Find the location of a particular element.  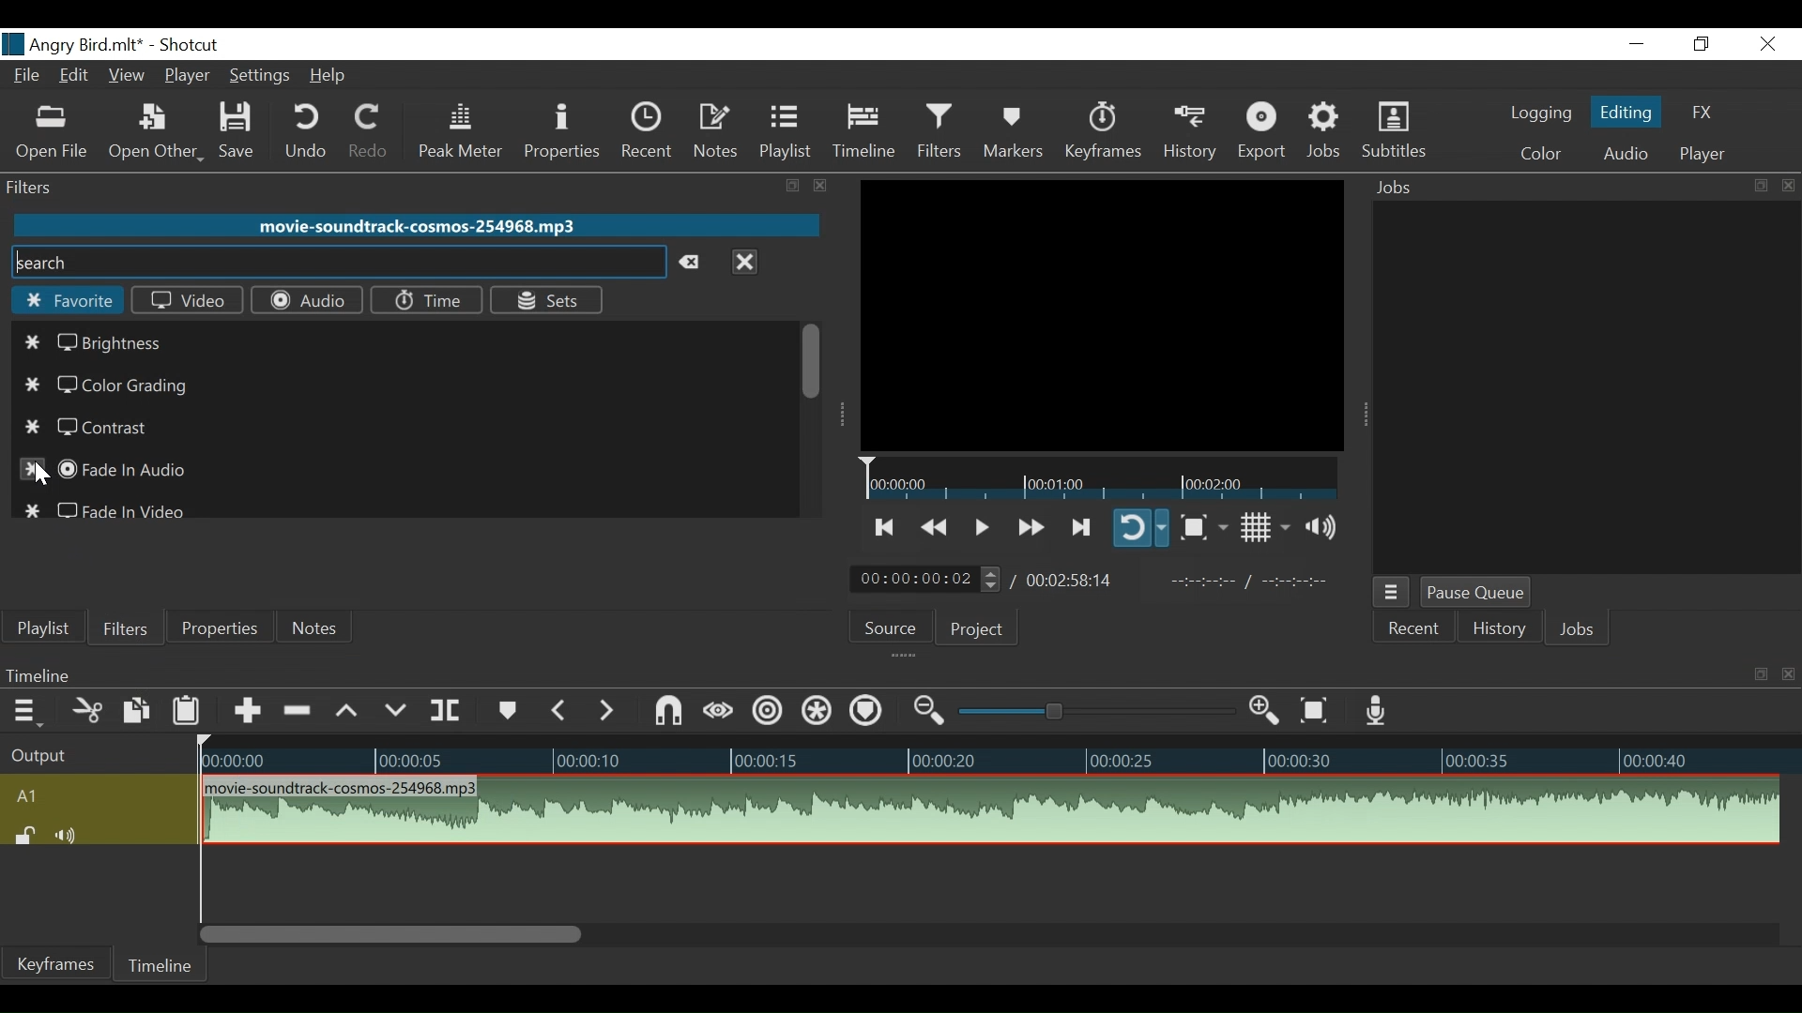

Zoom timeline out is located at coordinates (926, 713).